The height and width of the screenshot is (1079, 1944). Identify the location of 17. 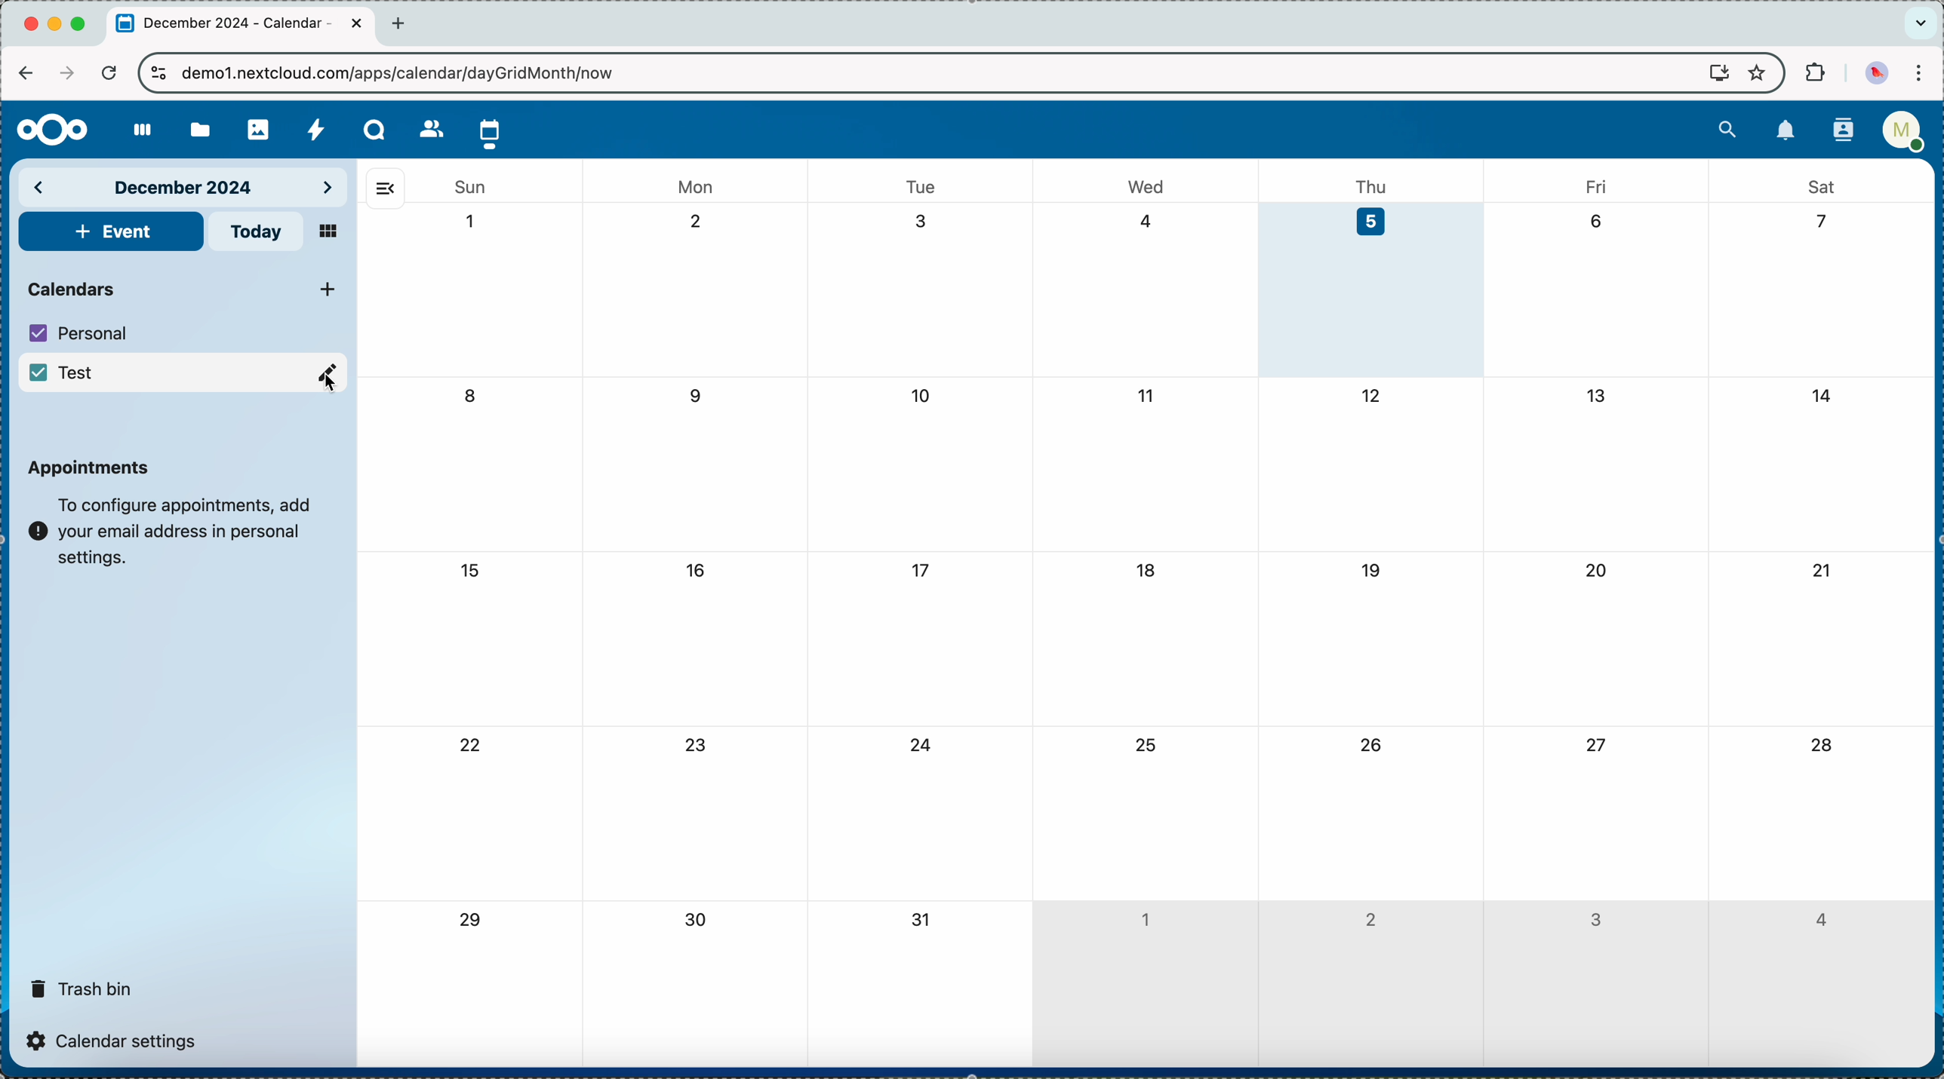
(923, 571).